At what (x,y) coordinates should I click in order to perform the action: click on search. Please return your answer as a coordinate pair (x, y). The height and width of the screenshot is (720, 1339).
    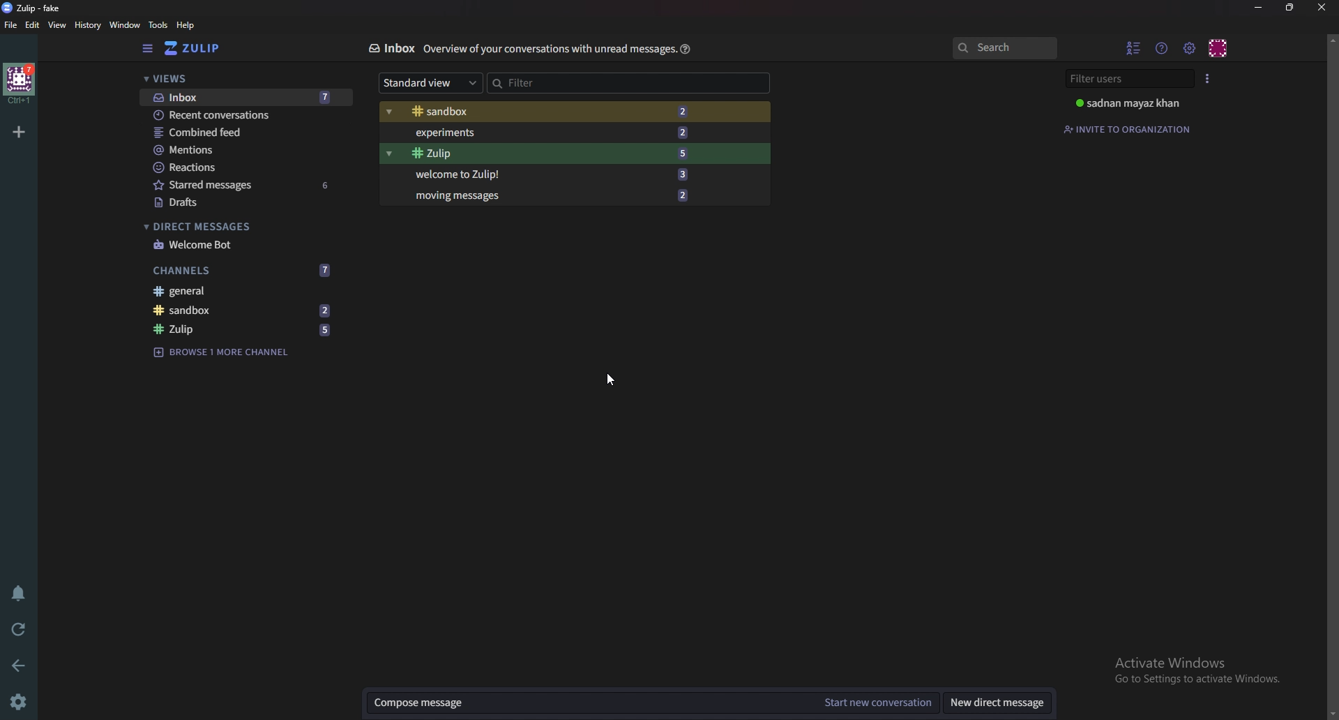
    Looking at the image, I should click on (1004, 47).